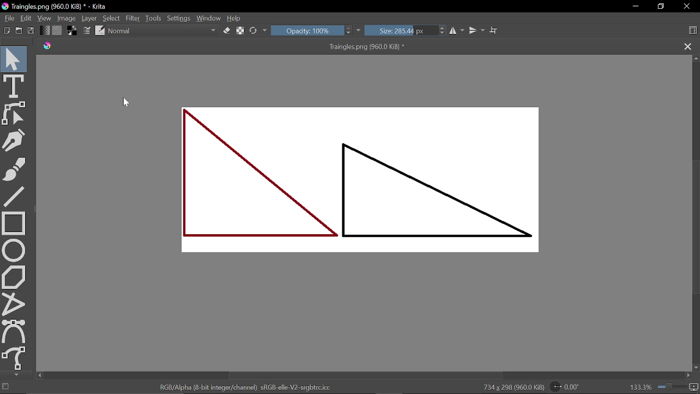  What do you see at coordinates (14, 250) in the screenshot?
I see `Ellipse tool` at bounding box center [14, 250].